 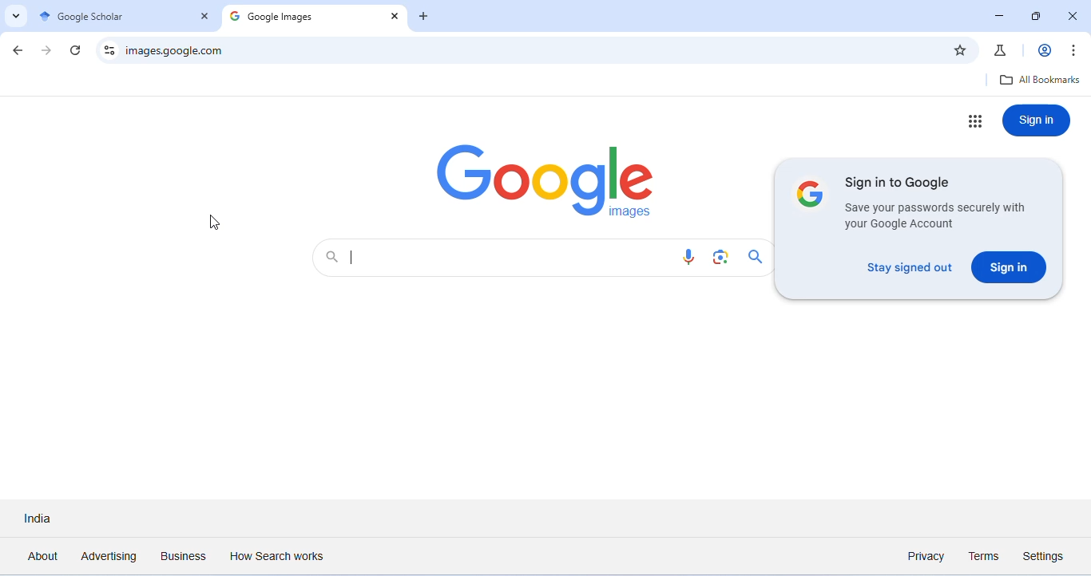 I want to click on sign in, so click(x=1008, y=268).